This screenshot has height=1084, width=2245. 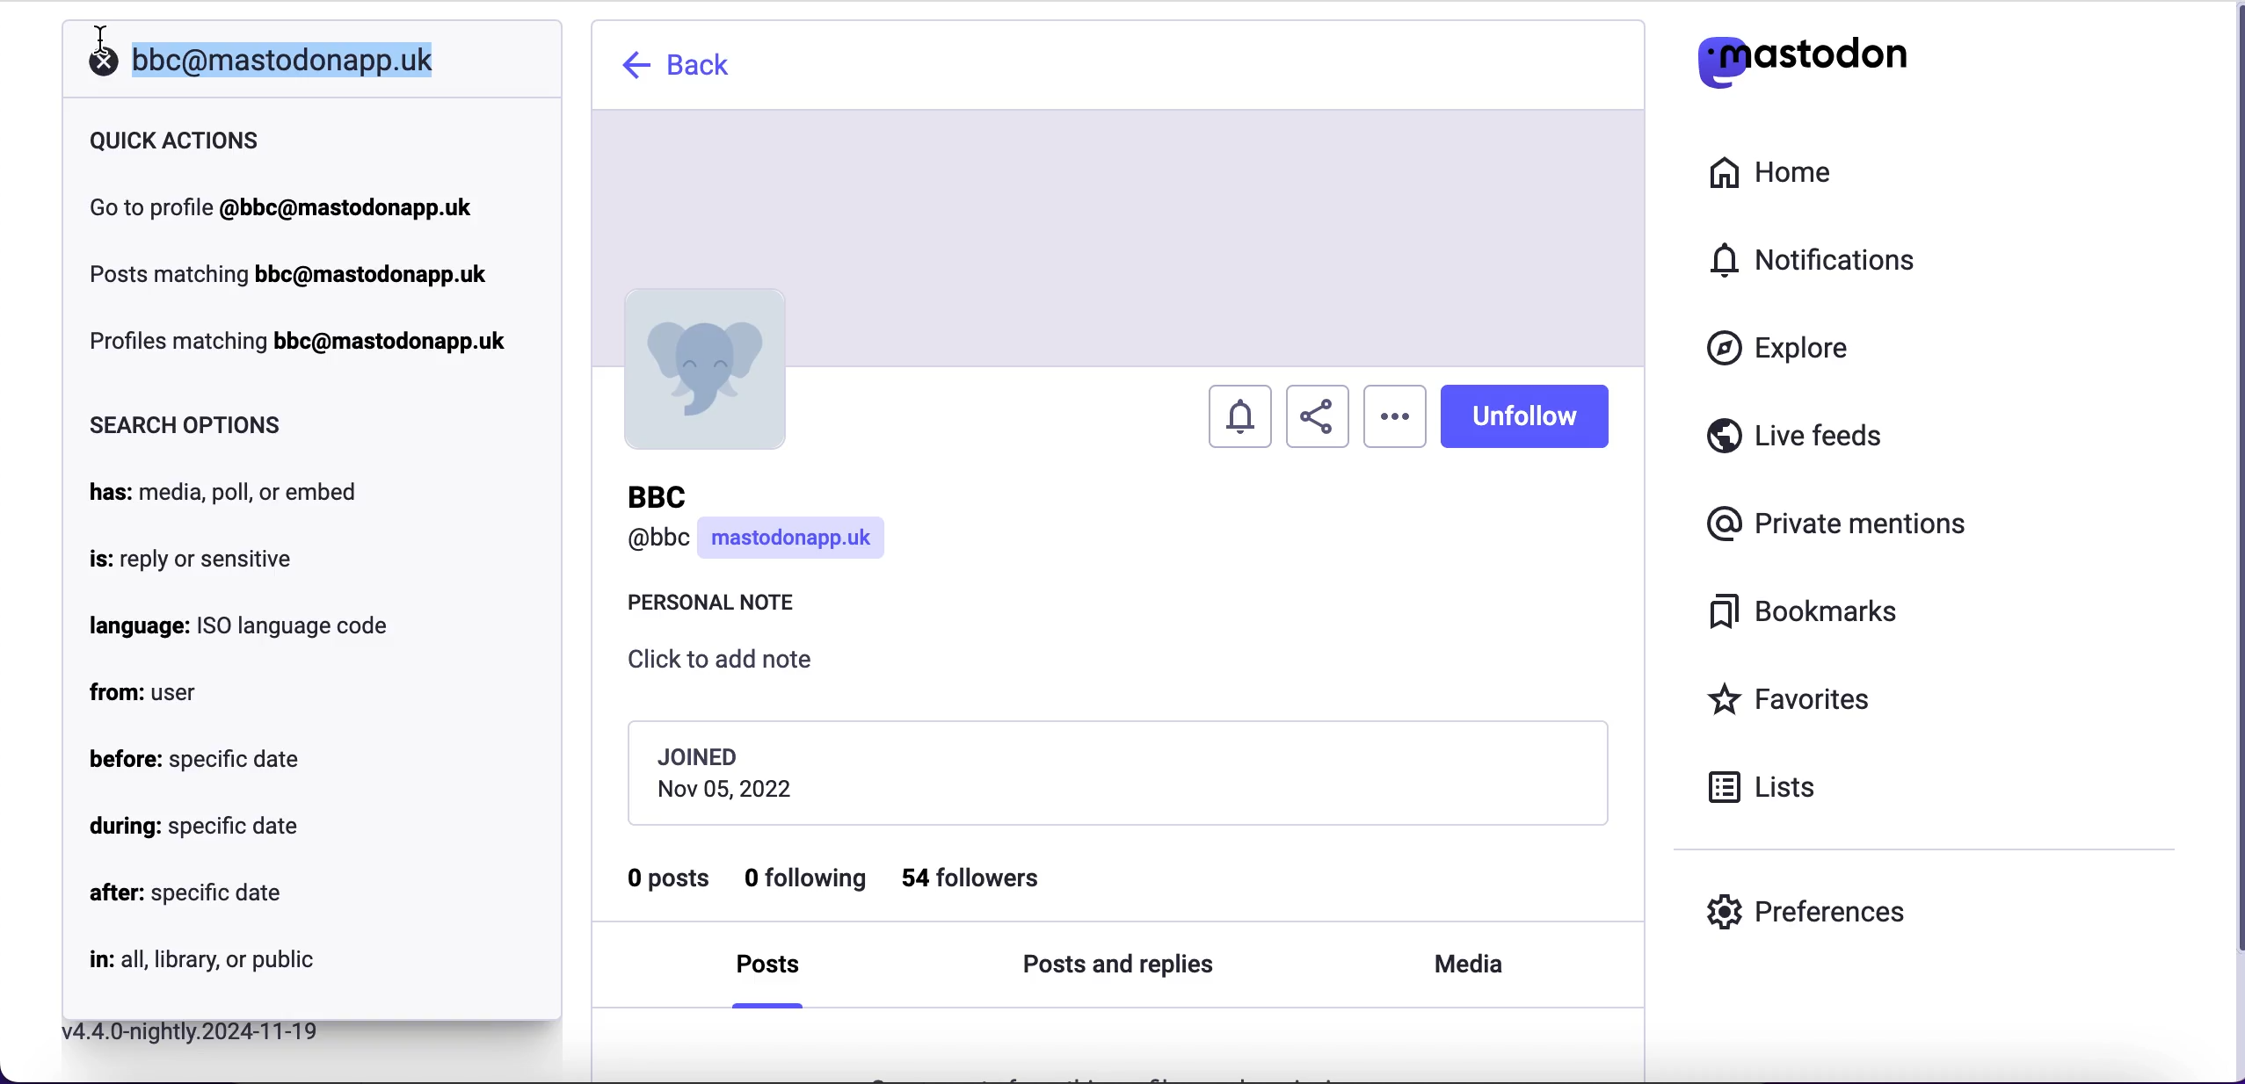 What do you see at coordinates (200, 962) in the screenshot?
I see `in` at bounding box center [200, 962].